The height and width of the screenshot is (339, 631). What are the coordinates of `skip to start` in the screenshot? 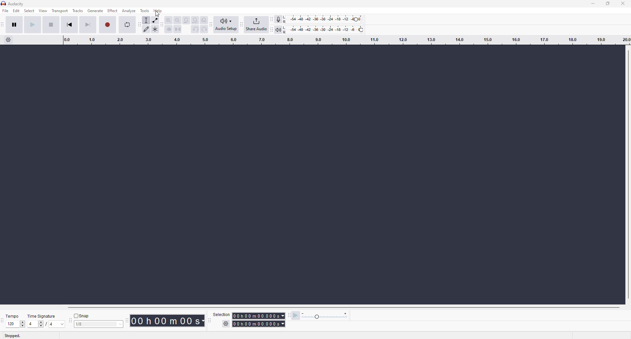 It's located at (73, 25).